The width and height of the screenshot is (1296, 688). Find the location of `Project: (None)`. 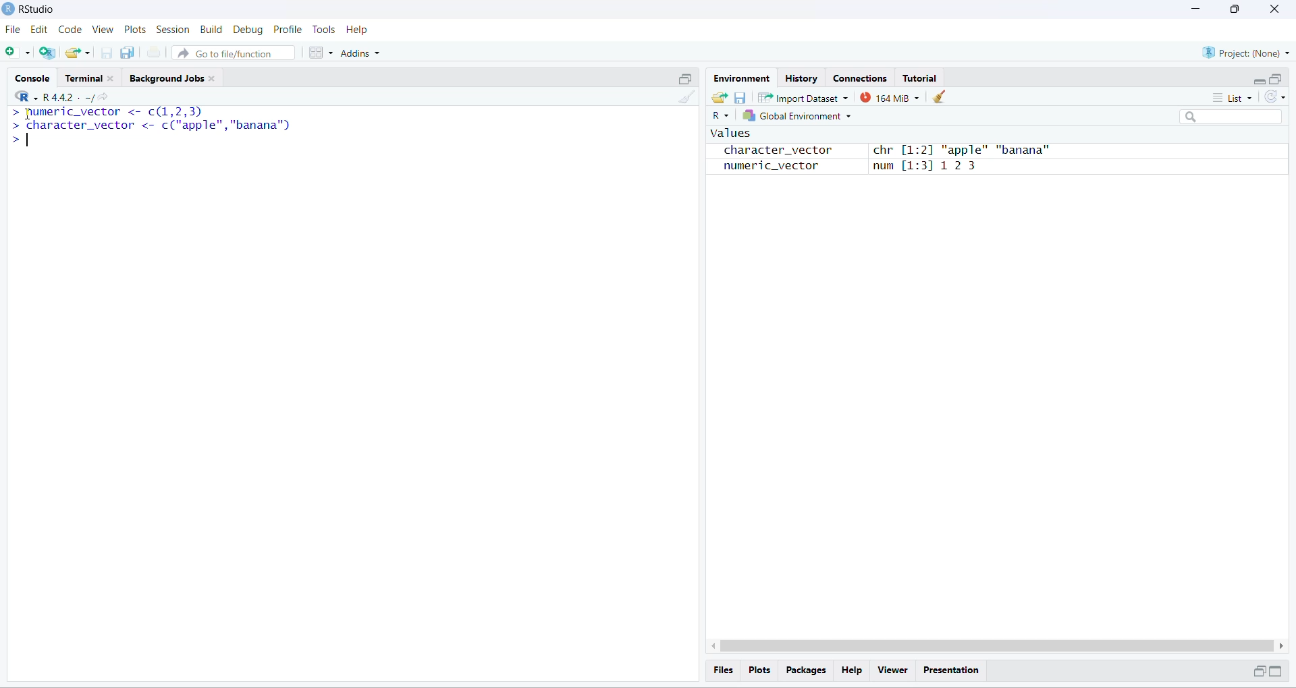

Project: (None) is located at coordinates (1247, 52).